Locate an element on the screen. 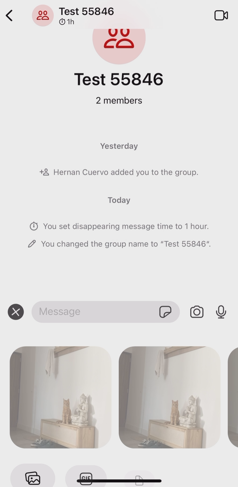  / You changed the group name to “Test 55846". is located at coordinates (119, 247).